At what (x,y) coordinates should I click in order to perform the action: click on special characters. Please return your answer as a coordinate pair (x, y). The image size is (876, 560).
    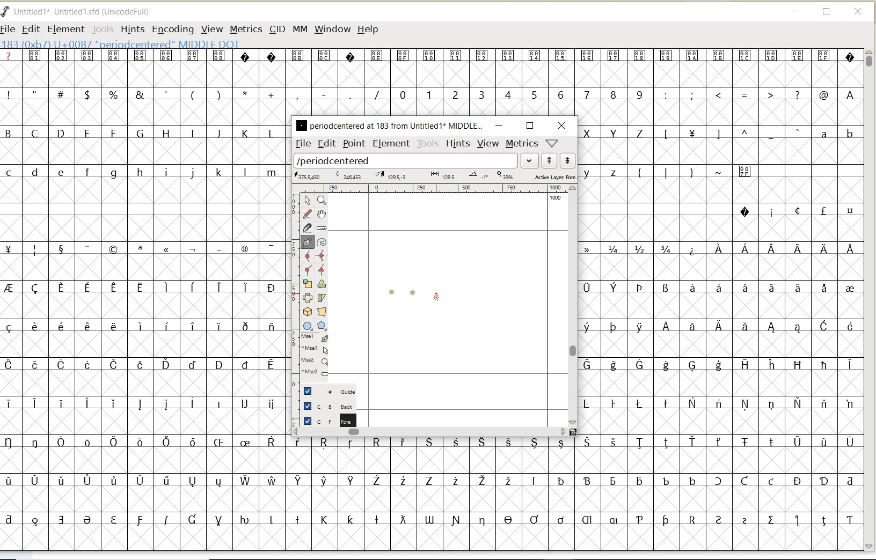
    Looking at the image, I should click on (722, 335).